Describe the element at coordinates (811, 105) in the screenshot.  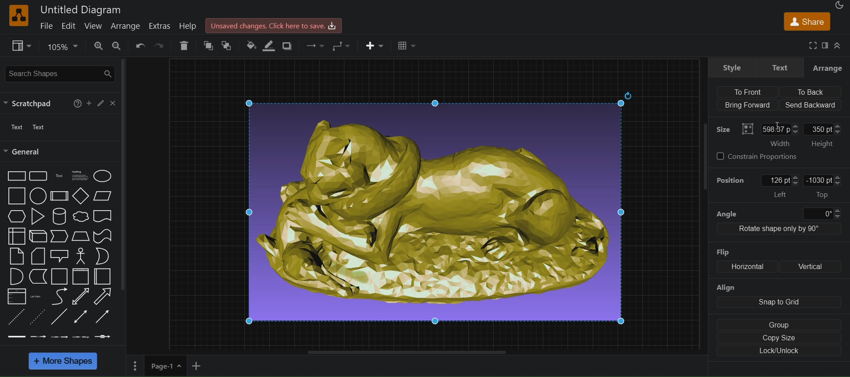
I see `Send backward (align)` at that location.